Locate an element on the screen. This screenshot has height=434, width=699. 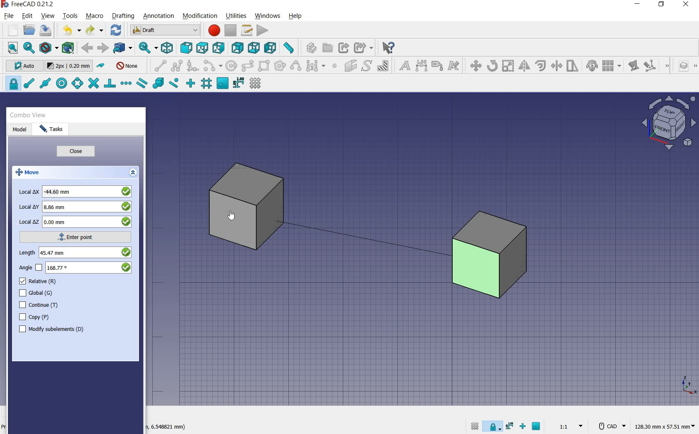
fit all is located at coordinates (10, 48).